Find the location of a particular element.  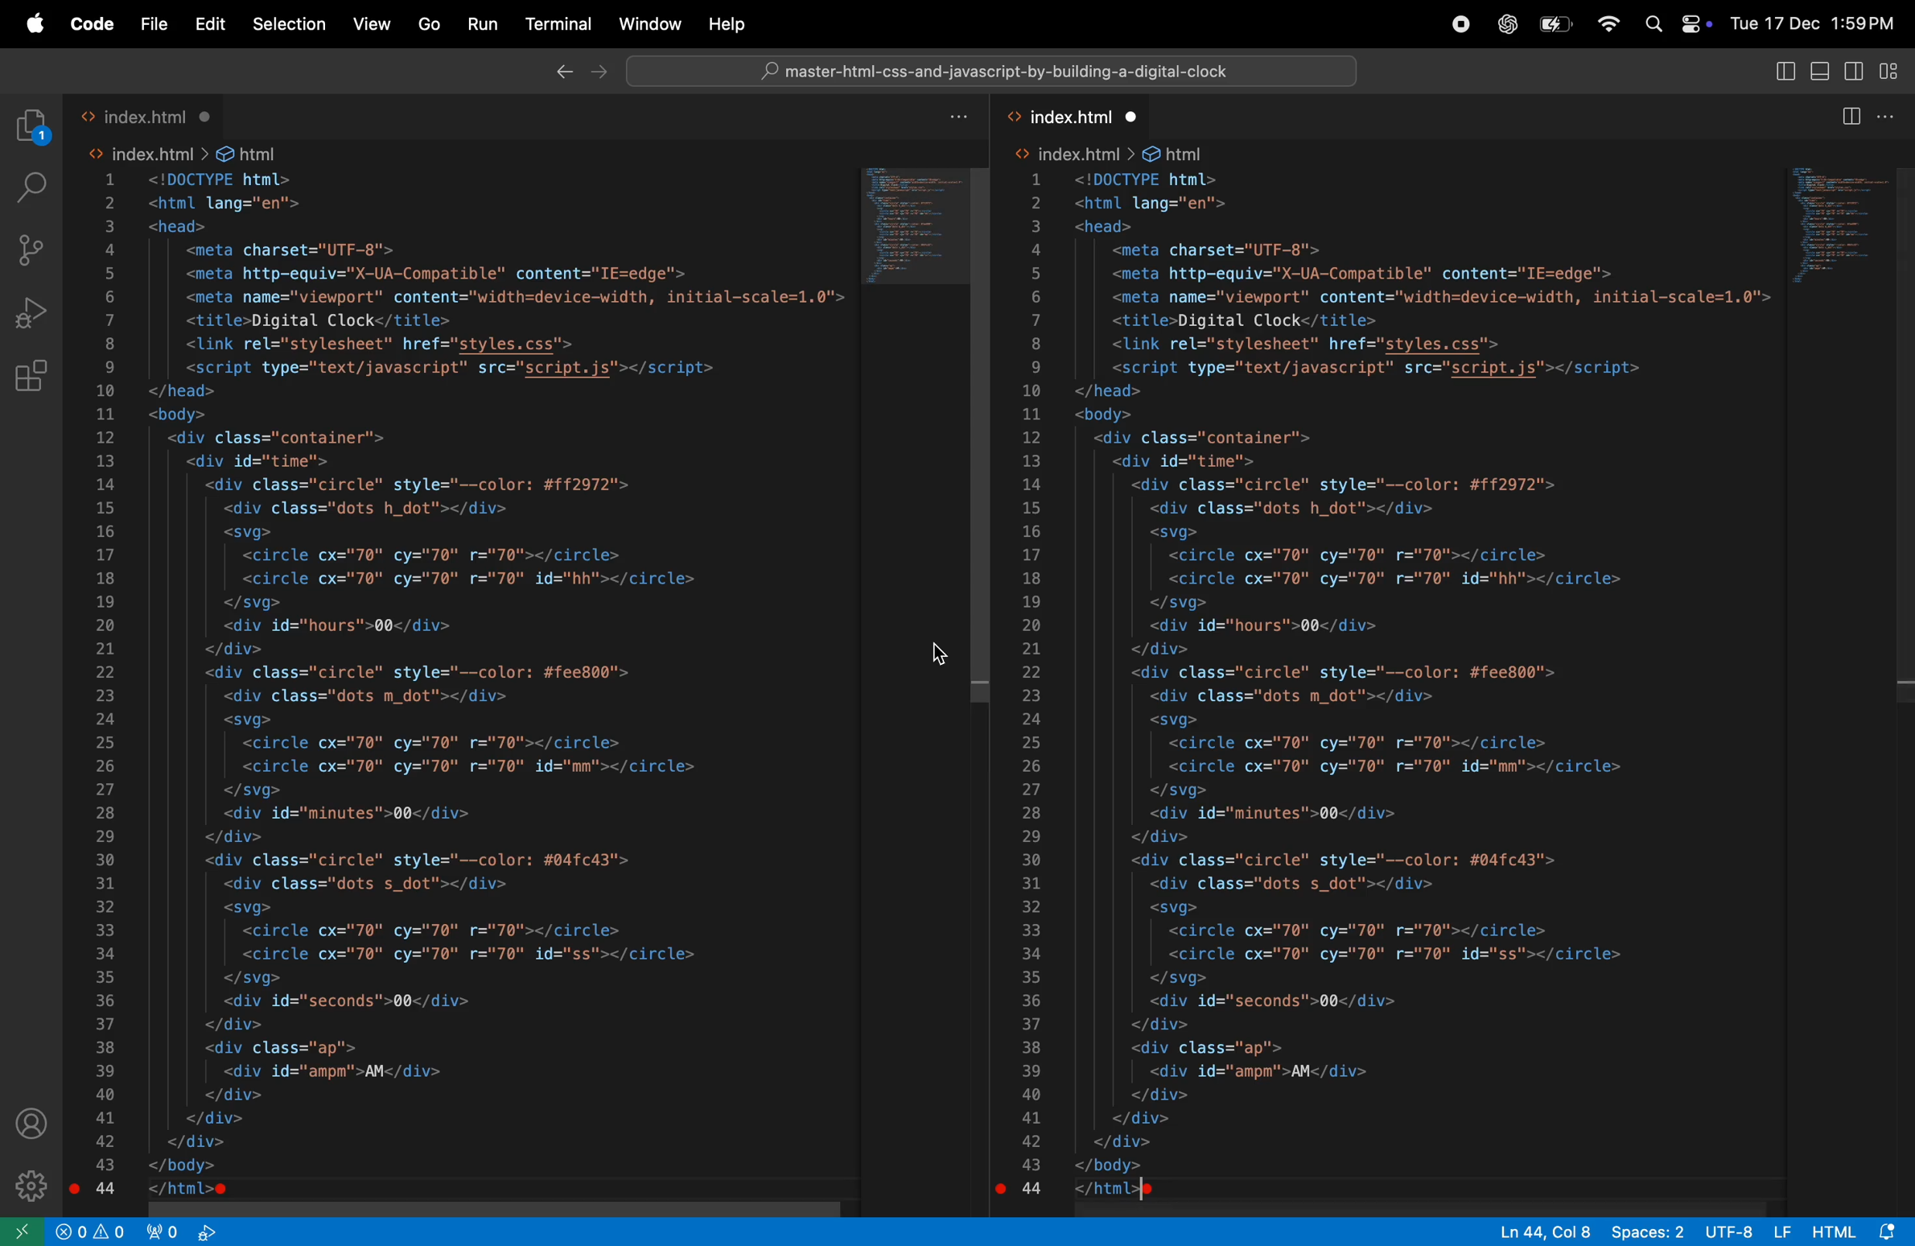

Control center is located at coordinates (1695, 22).